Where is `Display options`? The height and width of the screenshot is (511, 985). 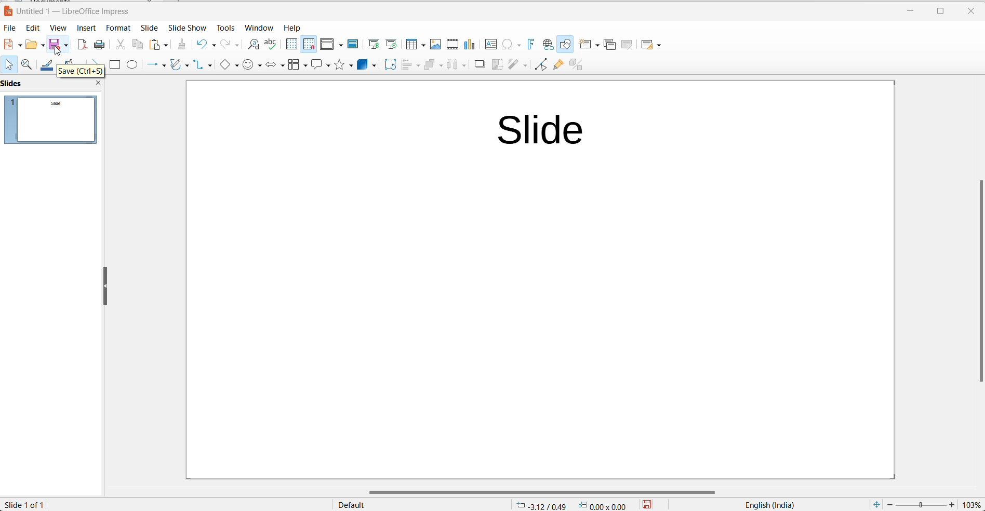
Display options is located at coordinates (331, 46).